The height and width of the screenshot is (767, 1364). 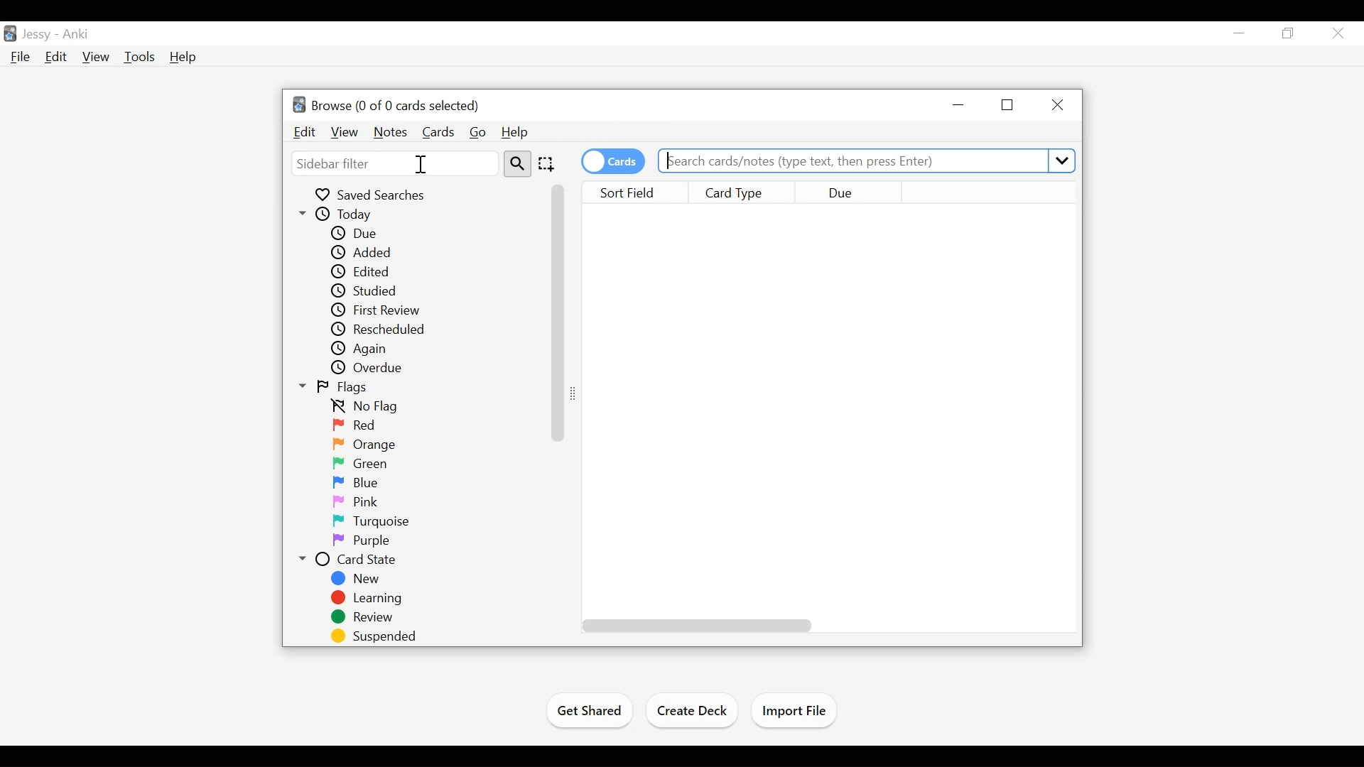 What do you see at coordinates (77, 36) in the screenshot?
I see `Anki` at bounding box center [77, 36].